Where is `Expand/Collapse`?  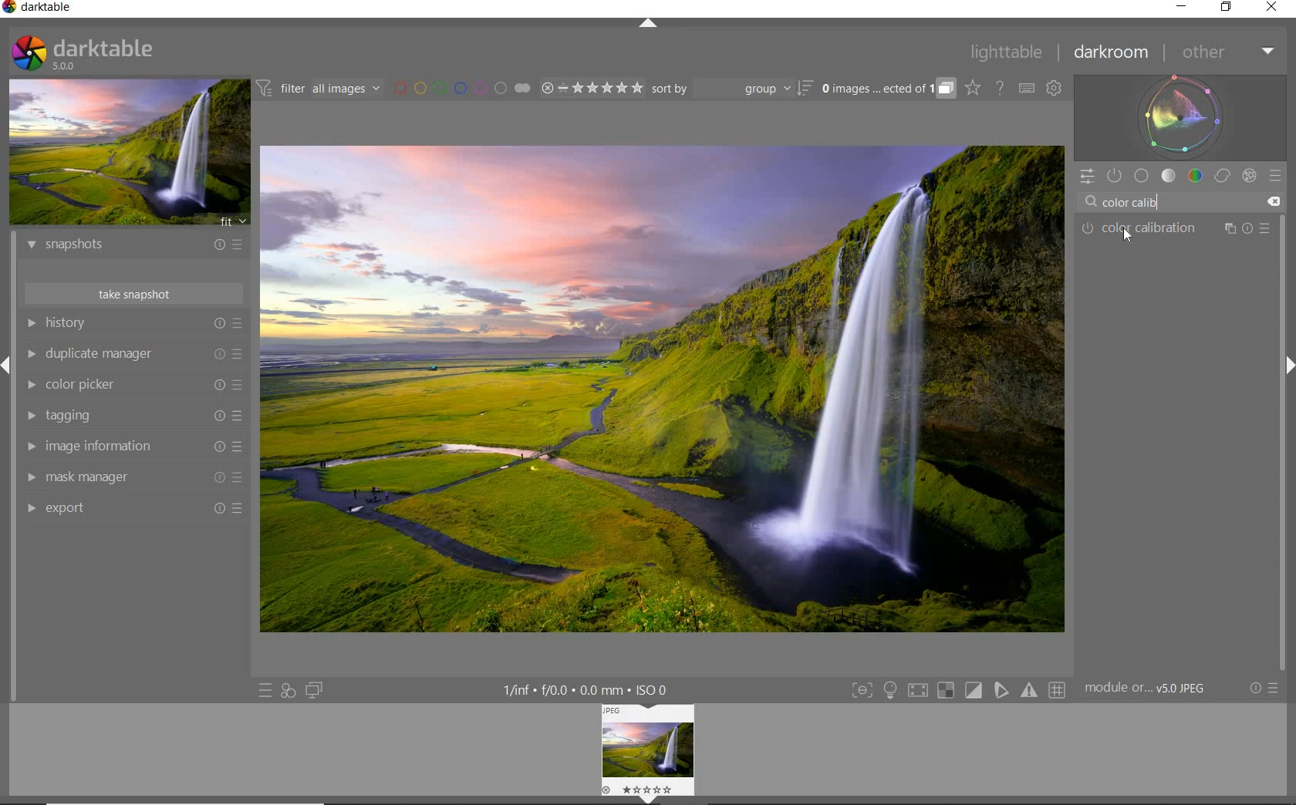
Expand/Collapse is located at coordinates (1288, 365).